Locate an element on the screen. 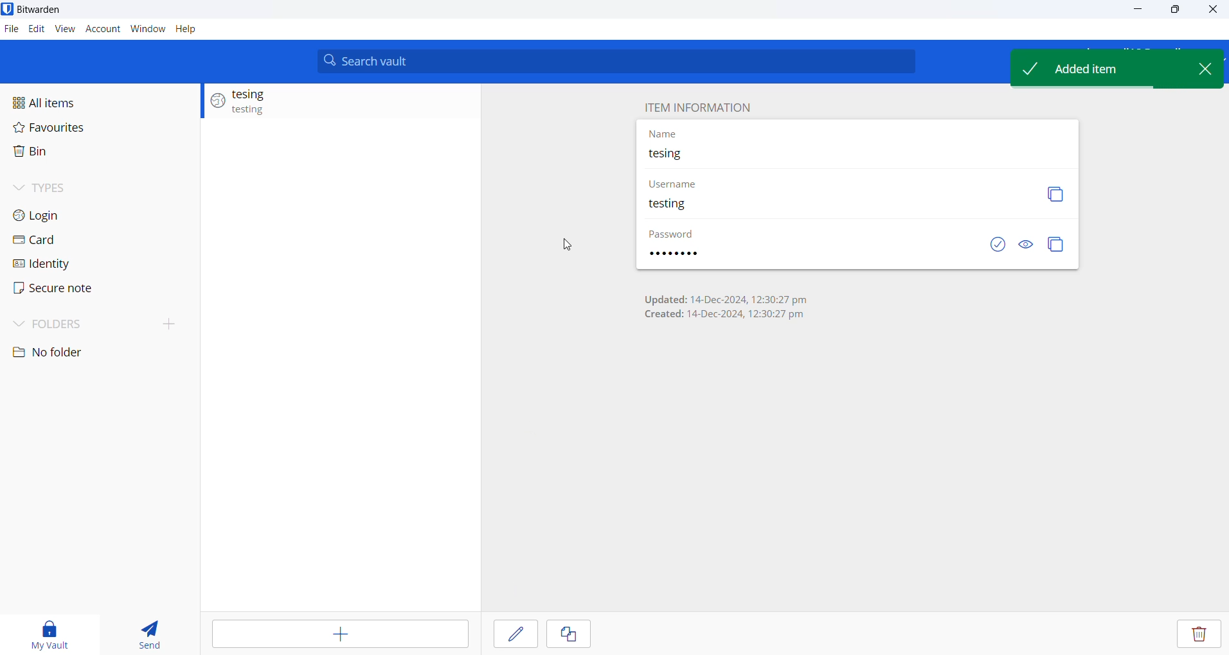 The height and width of the screenshot is (655, 1229). NAME  is located at coordinates (670, 134).